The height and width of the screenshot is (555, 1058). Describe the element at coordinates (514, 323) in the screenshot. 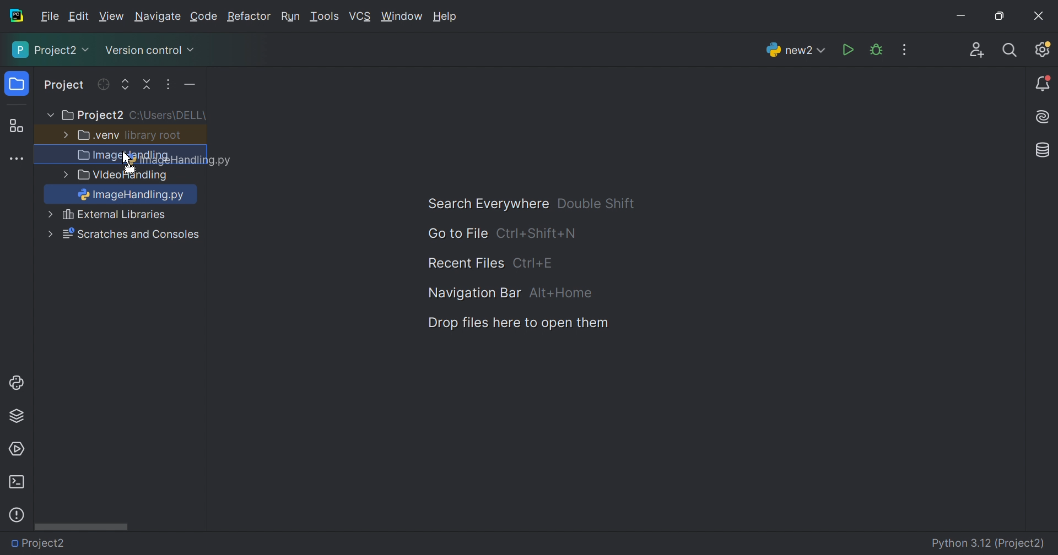

I see `Dop files here to open them` at that location.